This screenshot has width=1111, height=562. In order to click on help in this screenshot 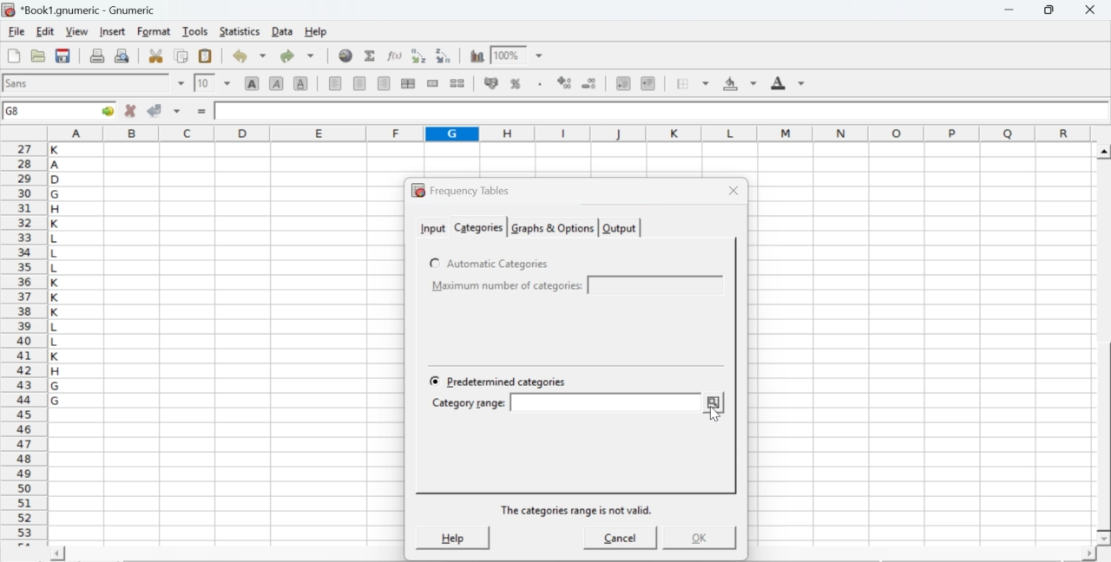, I will do `click(450, 538)`.